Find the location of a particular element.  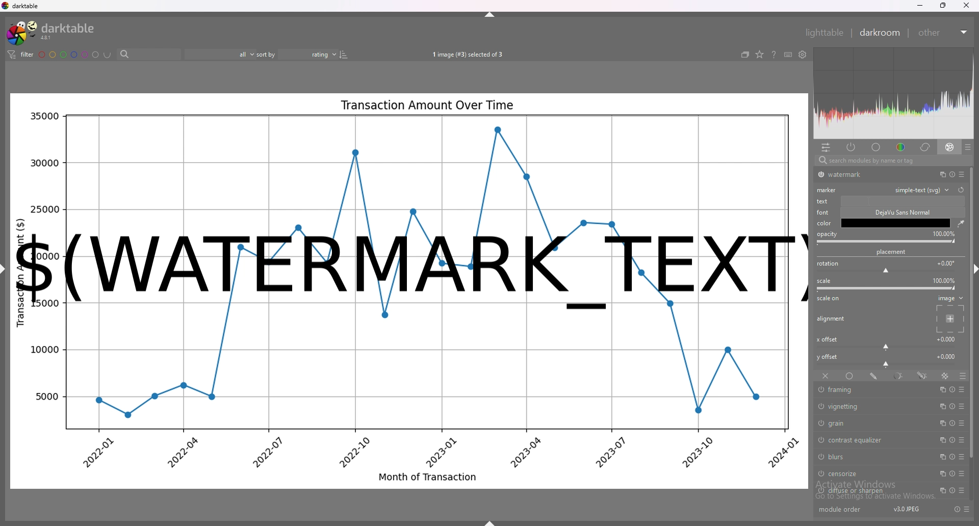

scale bar is located at coordinates (887, 288).